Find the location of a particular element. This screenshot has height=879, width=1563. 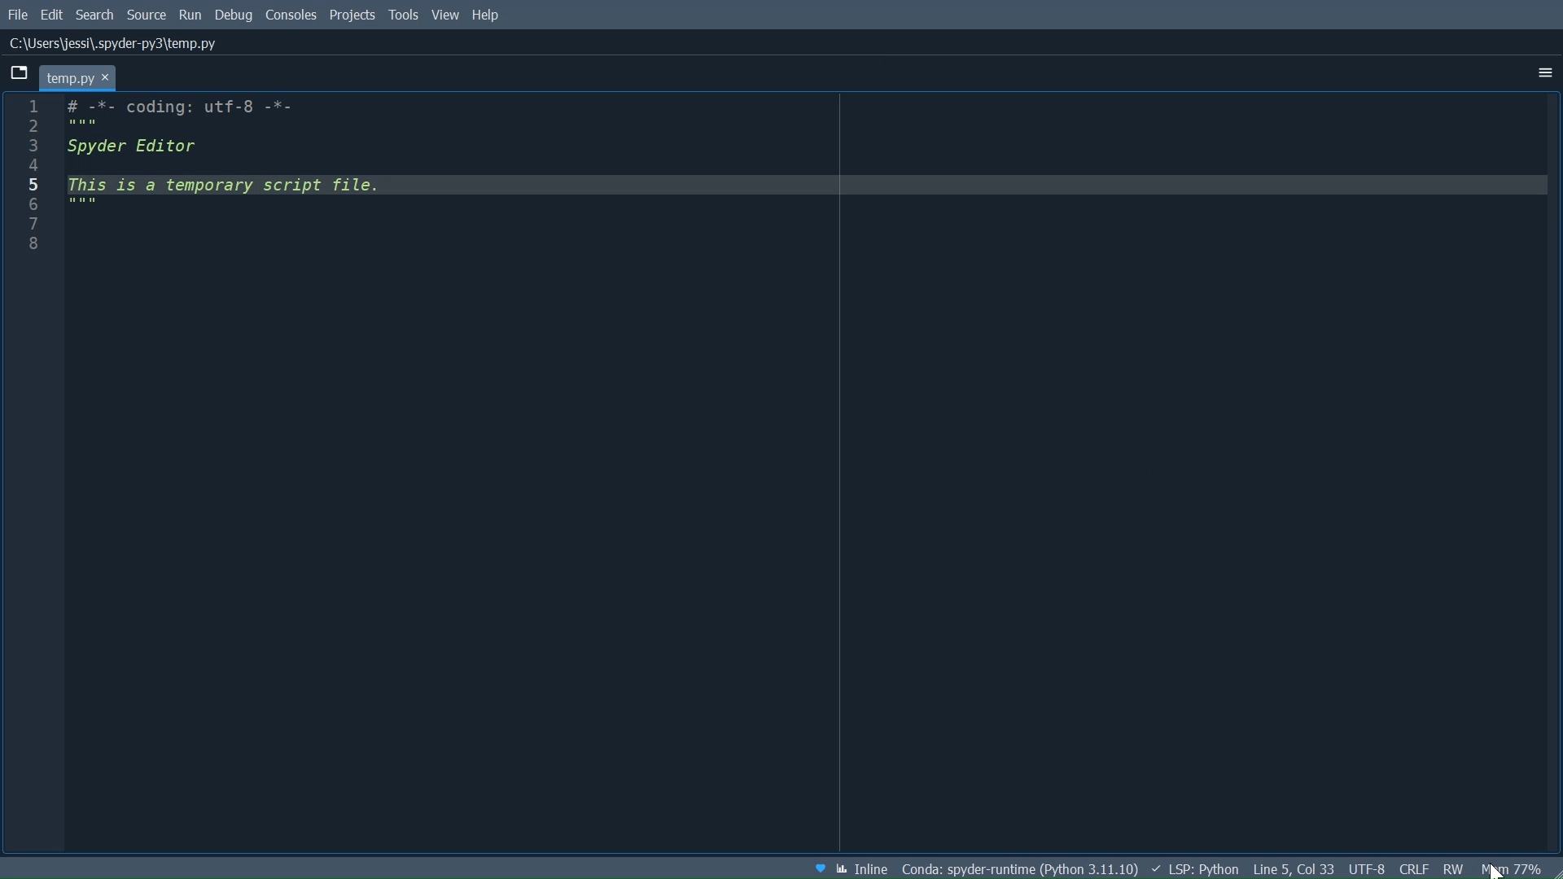

Consoles is located at coordinates (291, 17).